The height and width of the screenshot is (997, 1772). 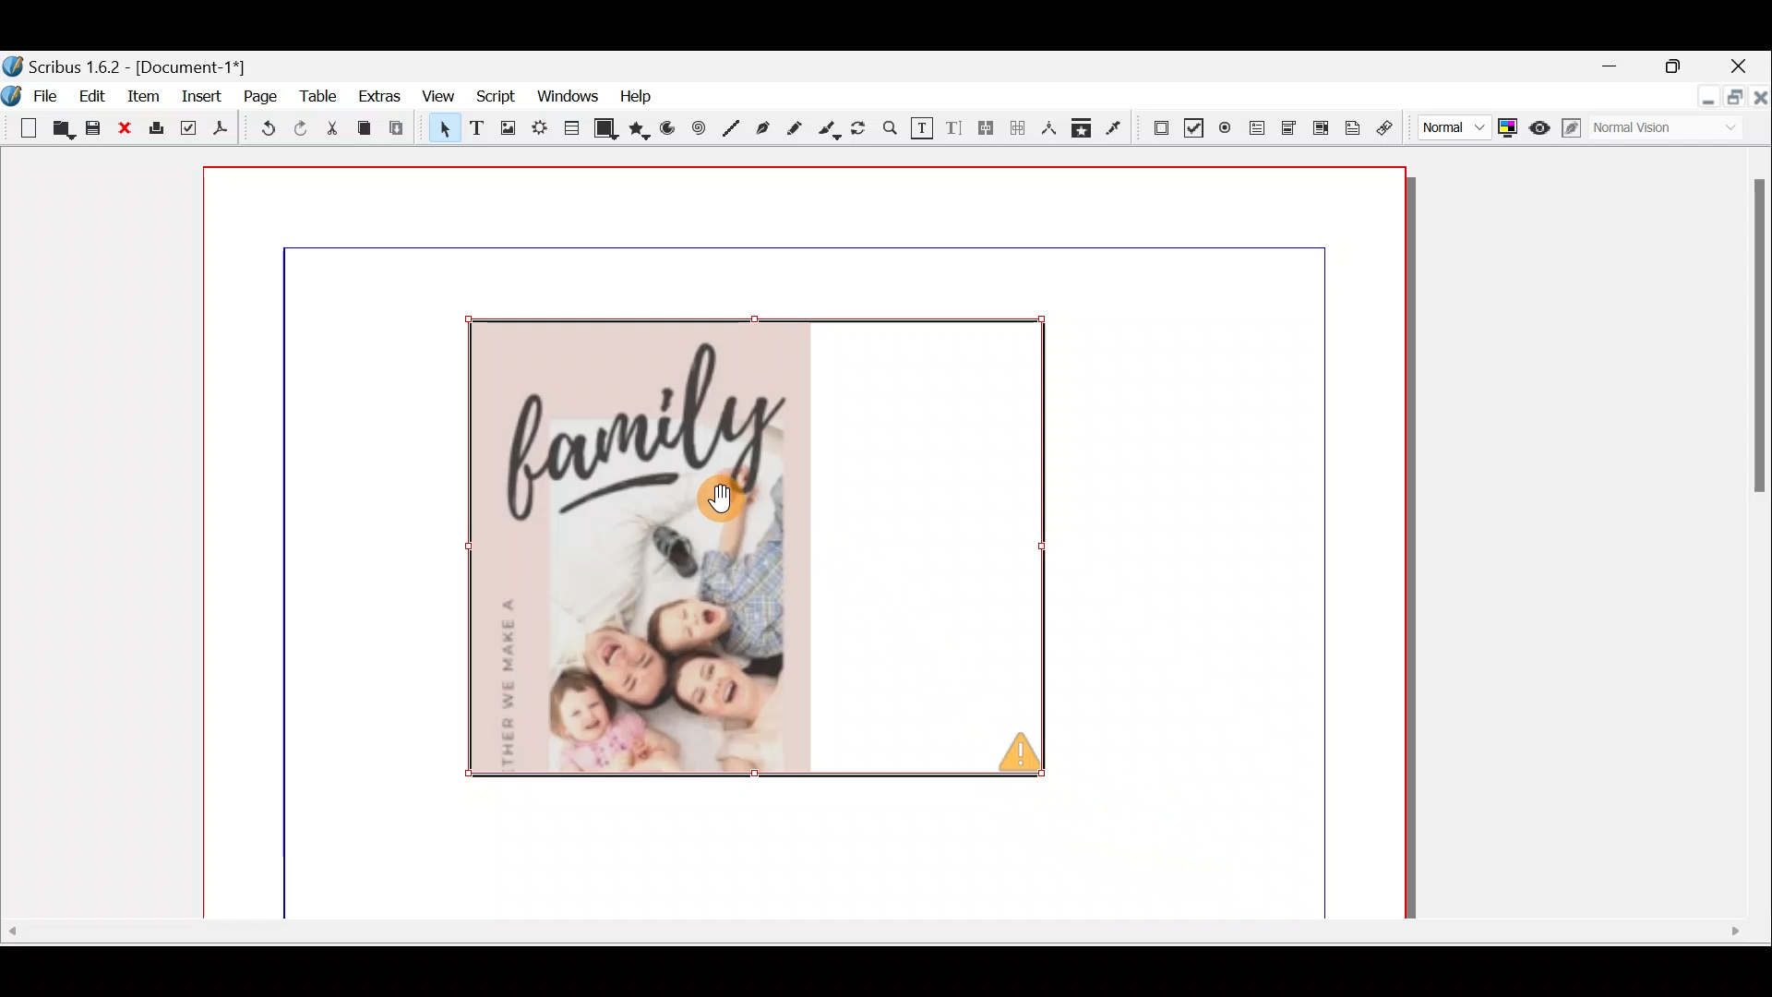 I want to click on PDF combo box, so click(x=1291, y=134).